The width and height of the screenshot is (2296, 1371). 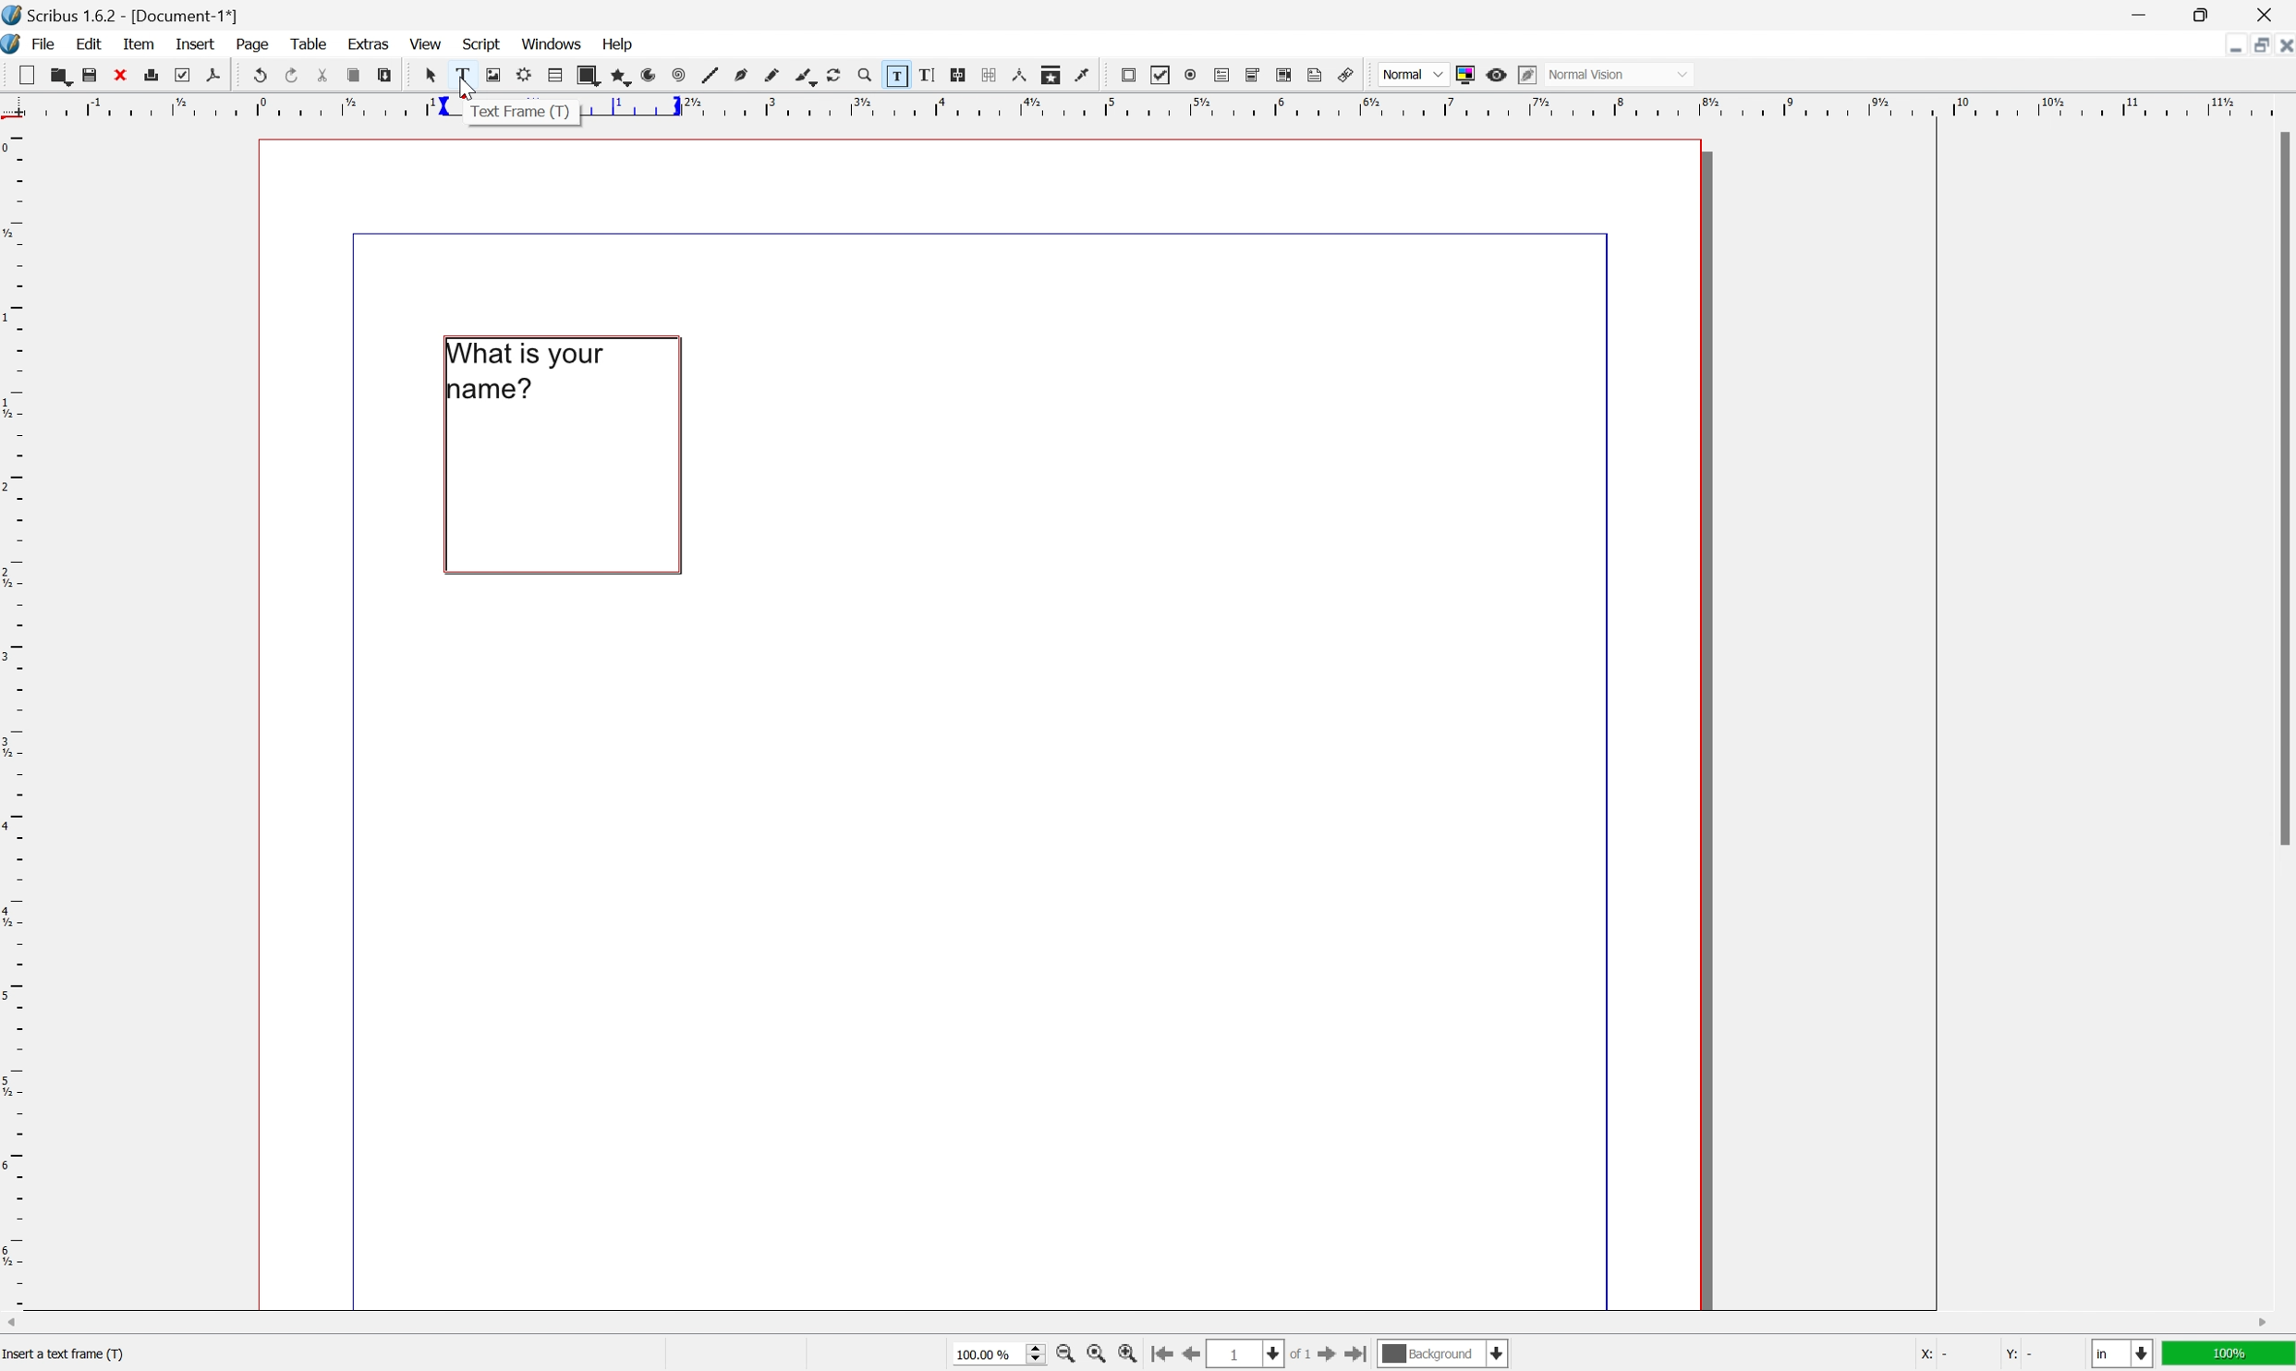 I want to click on pdf push button, so click(x=1128, y=75).